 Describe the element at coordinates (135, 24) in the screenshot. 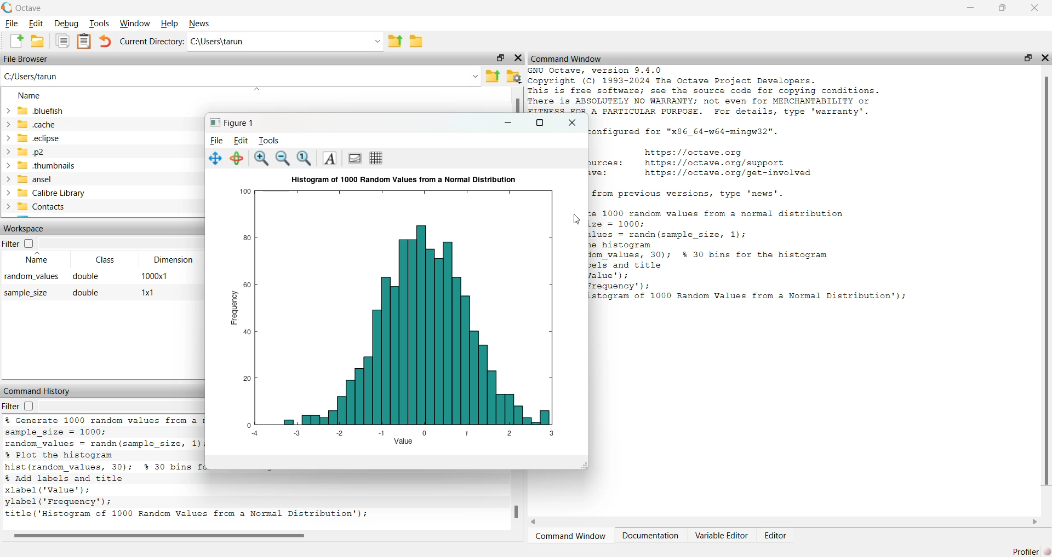

I see `Window` at that location.